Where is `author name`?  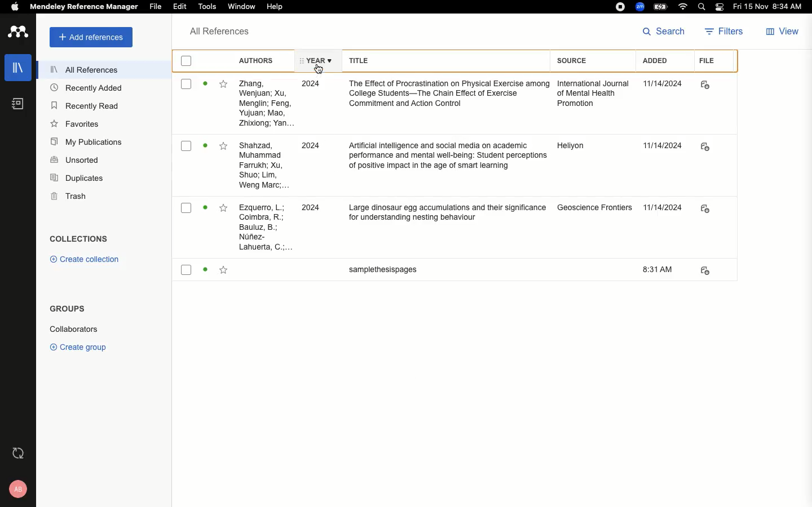
author name is located at coordinates (263, 166).